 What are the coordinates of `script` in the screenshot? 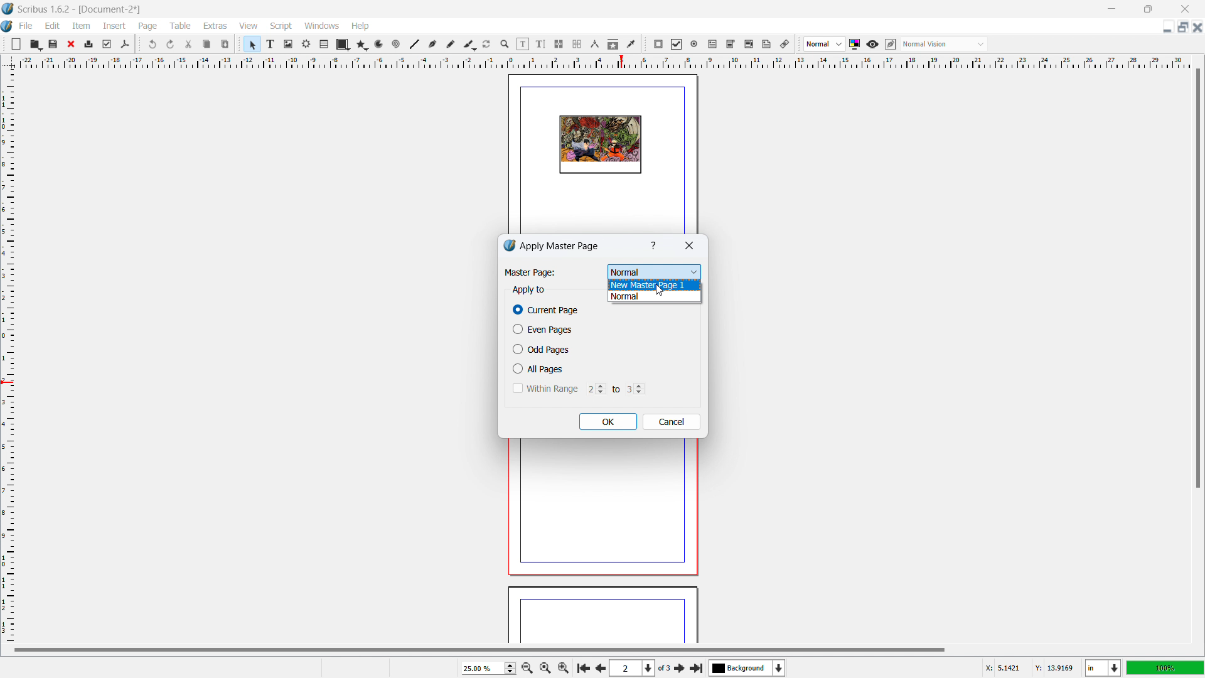 It's located at (282, 26).